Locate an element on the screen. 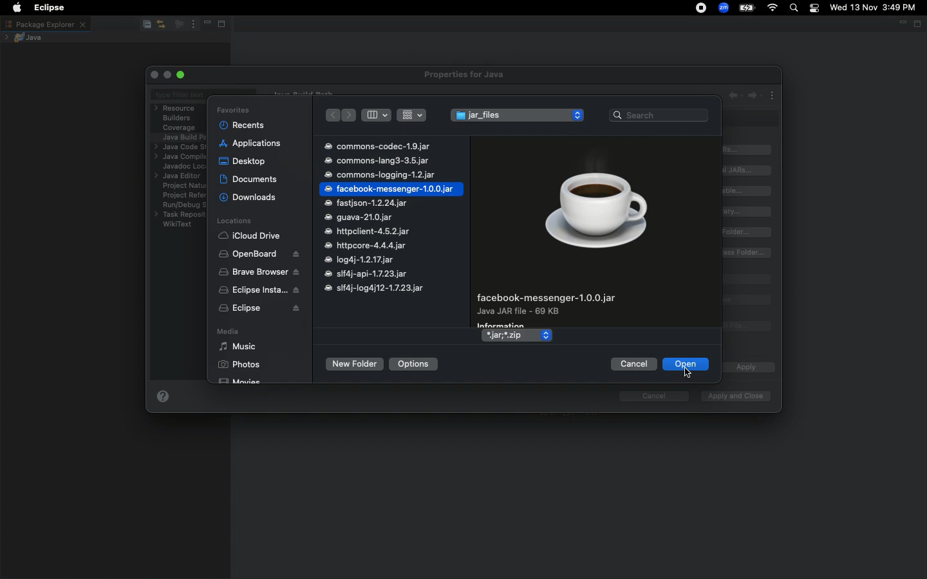 The image size is (927, 579). Music is located at coordinates (238, 347).